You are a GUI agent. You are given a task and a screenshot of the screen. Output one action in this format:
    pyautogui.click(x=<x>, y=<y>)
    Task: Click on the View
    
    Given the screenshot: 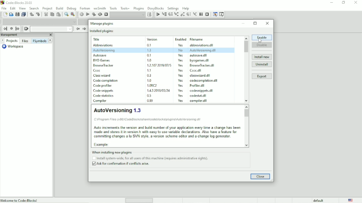 What is the action you would take?
    pyautogui.click(x=22, y=8)
    